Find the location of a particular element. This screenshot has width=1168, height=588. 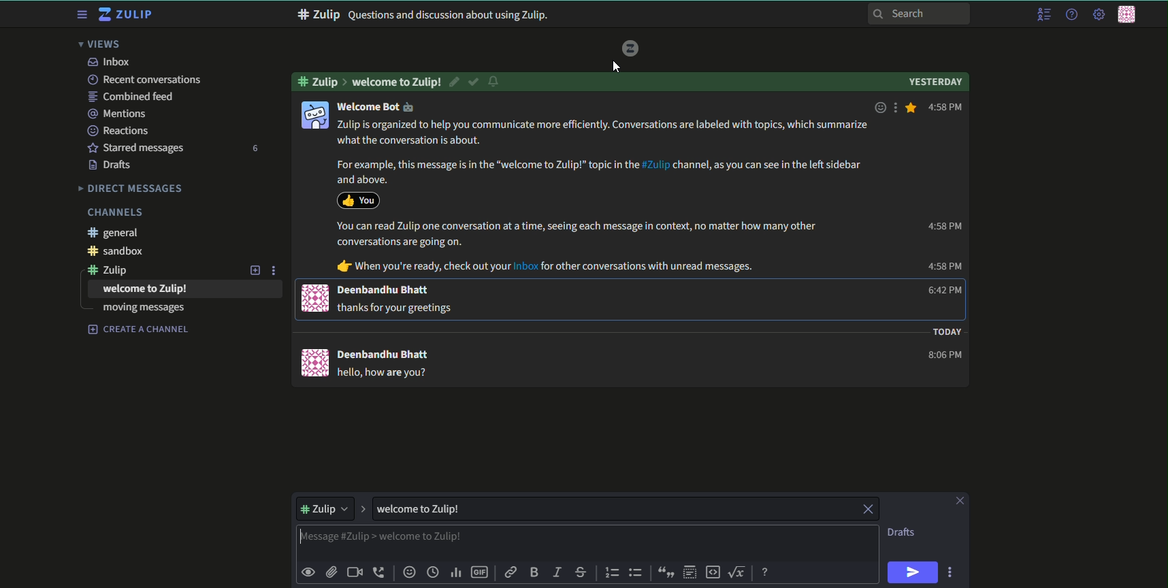

dr When you're ready, check out your Inbox for other conversations with unread messages. is located at coordinates (544, 267).